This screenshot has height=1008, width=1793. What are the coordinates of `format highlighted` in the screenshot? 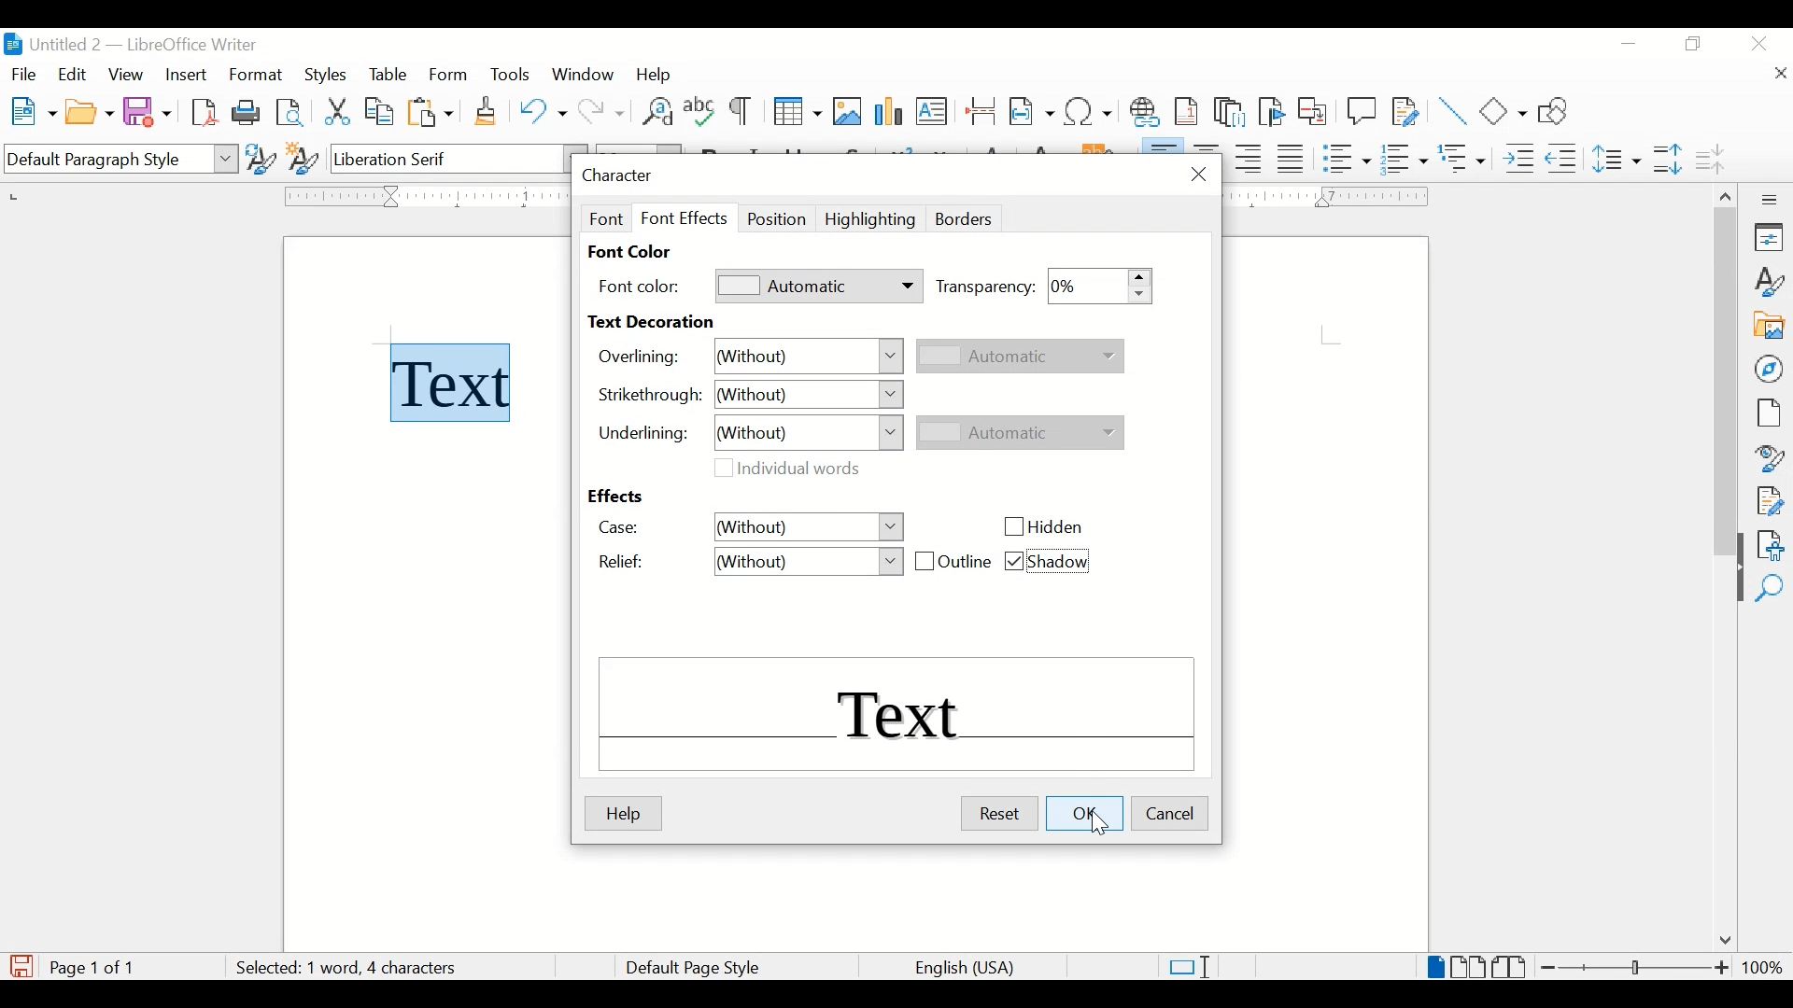 It's located at (258, 75).